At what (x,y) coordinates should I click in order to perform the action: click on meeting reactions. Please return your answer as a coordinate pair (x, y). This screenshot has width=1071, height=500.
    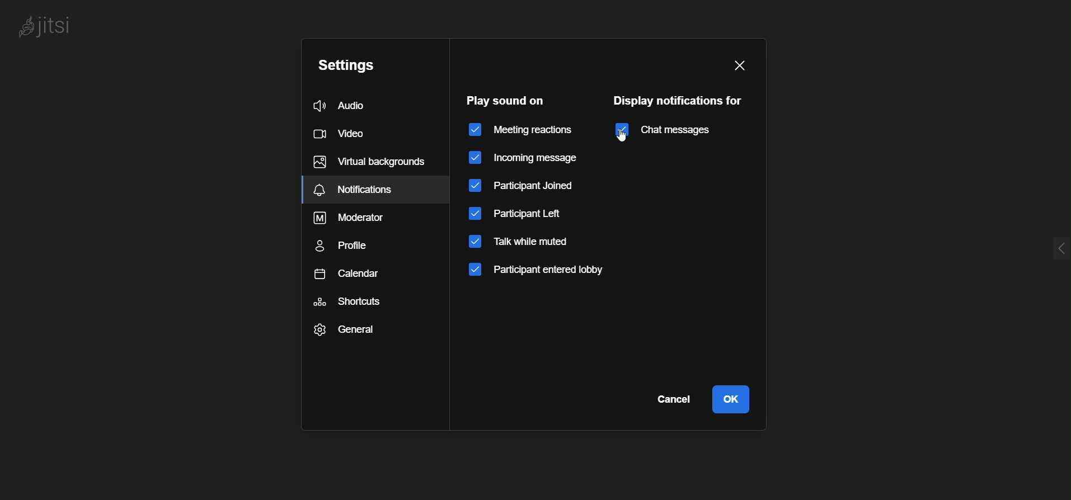
    Looking at the image, I should click on (522, 131).